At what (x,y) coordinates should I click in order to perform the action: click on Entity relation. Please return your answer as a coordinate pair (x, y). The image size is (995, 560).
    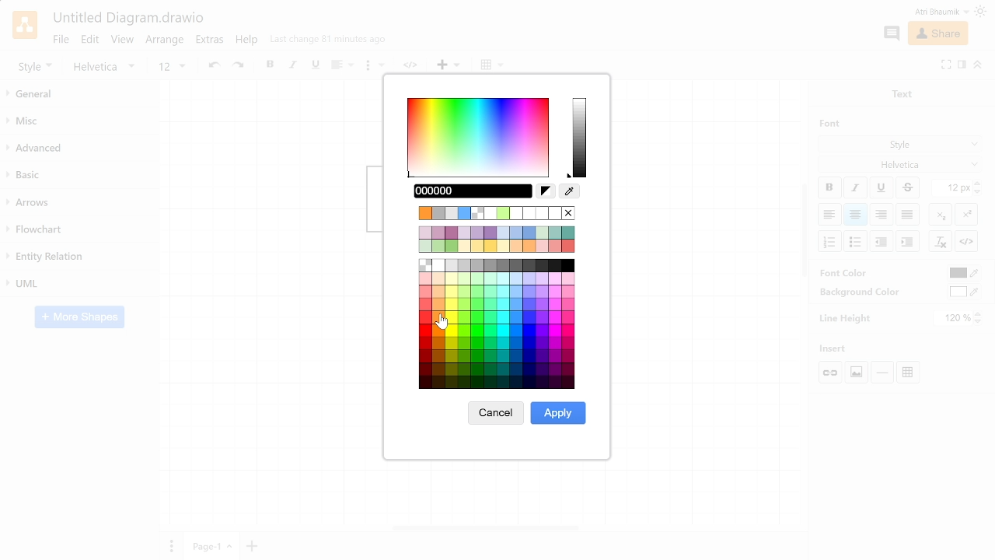
    Looking at the image, I should click on (78, 257).